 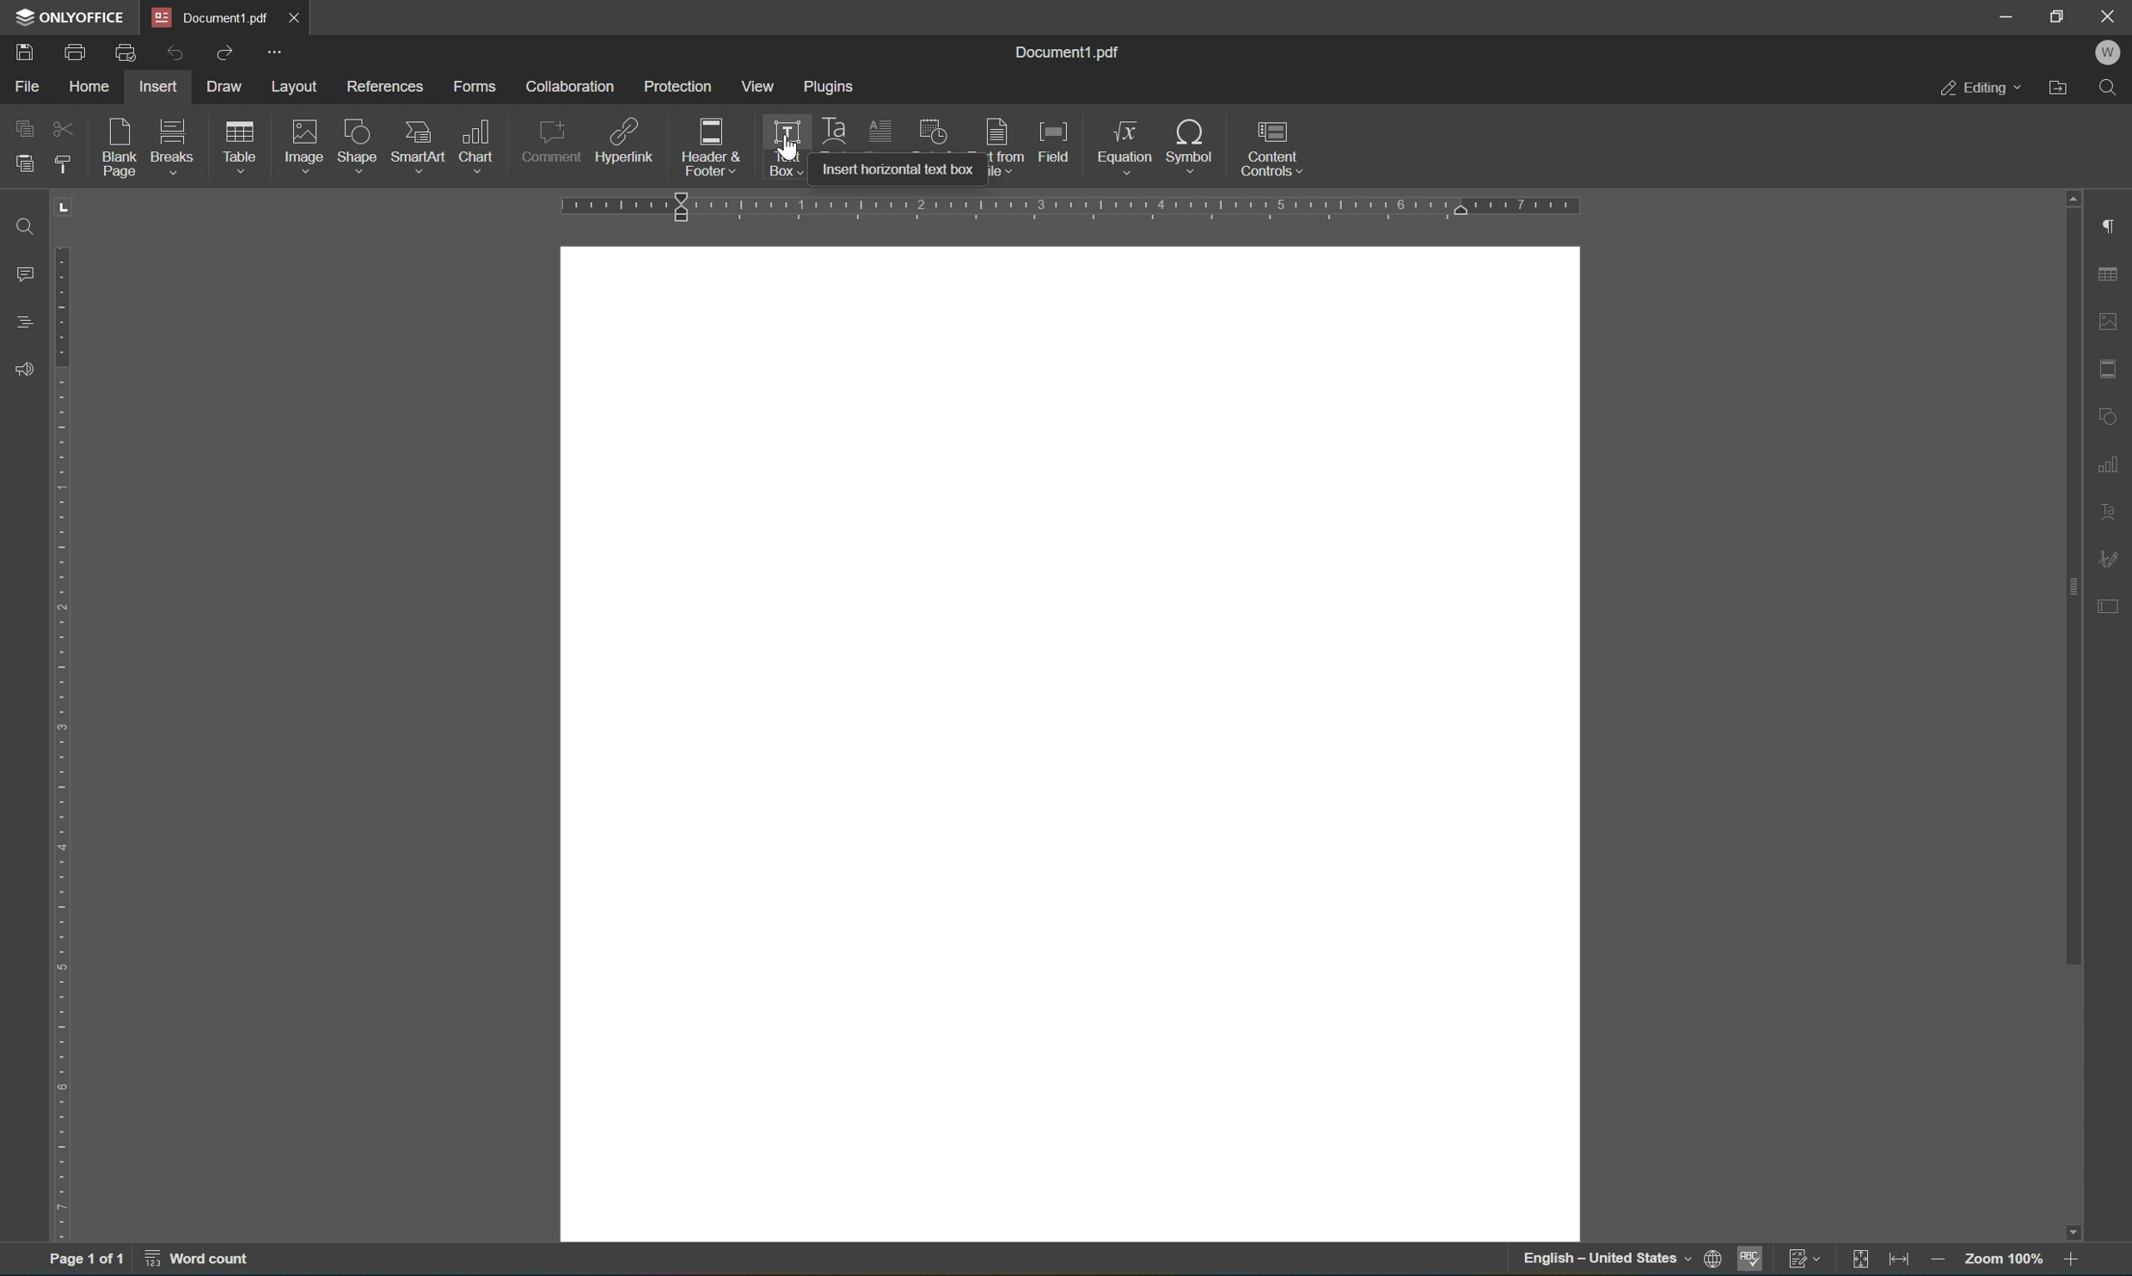 What do you see at coordinates (2113, 224) in the screenshot?
I see `Paragraph settings` at bounding box center [2113, 224].